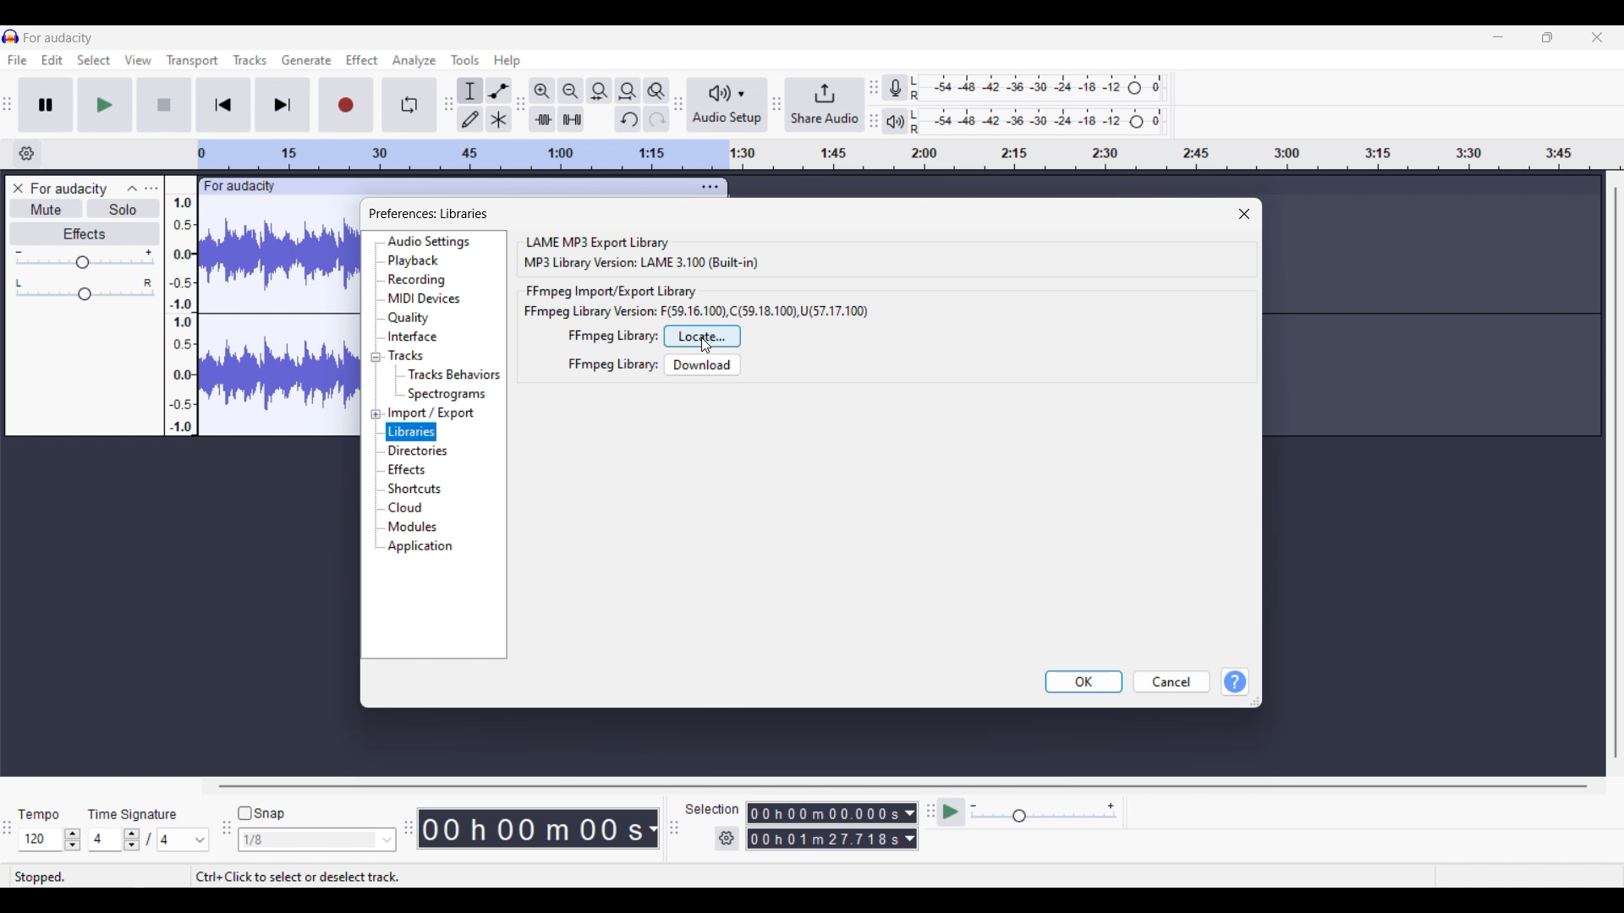 This screenshot has width=1624, height=913. I want to click on Playback level, so click(1038, 122).